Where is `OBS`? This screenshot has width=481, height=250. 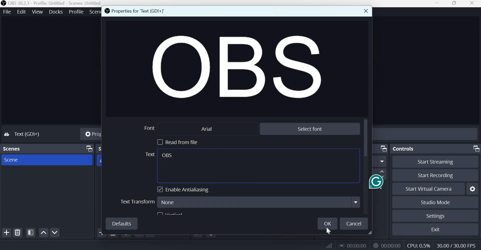
OBS is located at coordinates (232, 68).